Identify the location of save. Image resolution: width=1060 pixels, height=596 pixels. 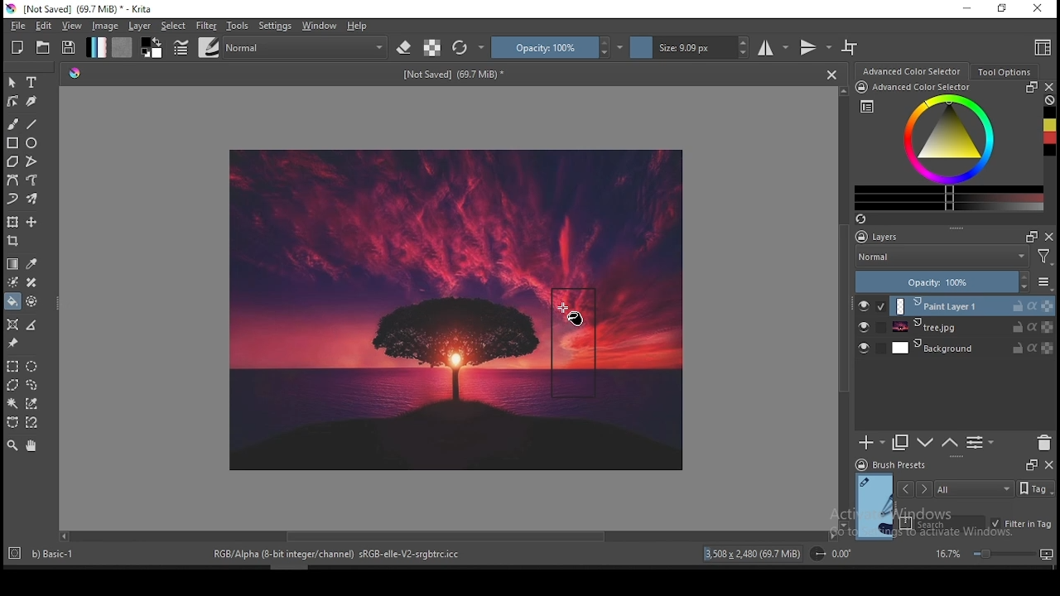
(70, 48).